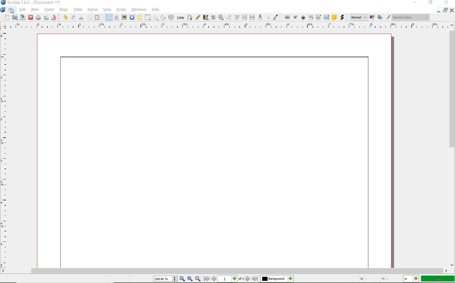 The image size is (455, 283). Describe the element at coordinates (411, 17) in the screenshot. I see `visual appearance of the display` at that location.